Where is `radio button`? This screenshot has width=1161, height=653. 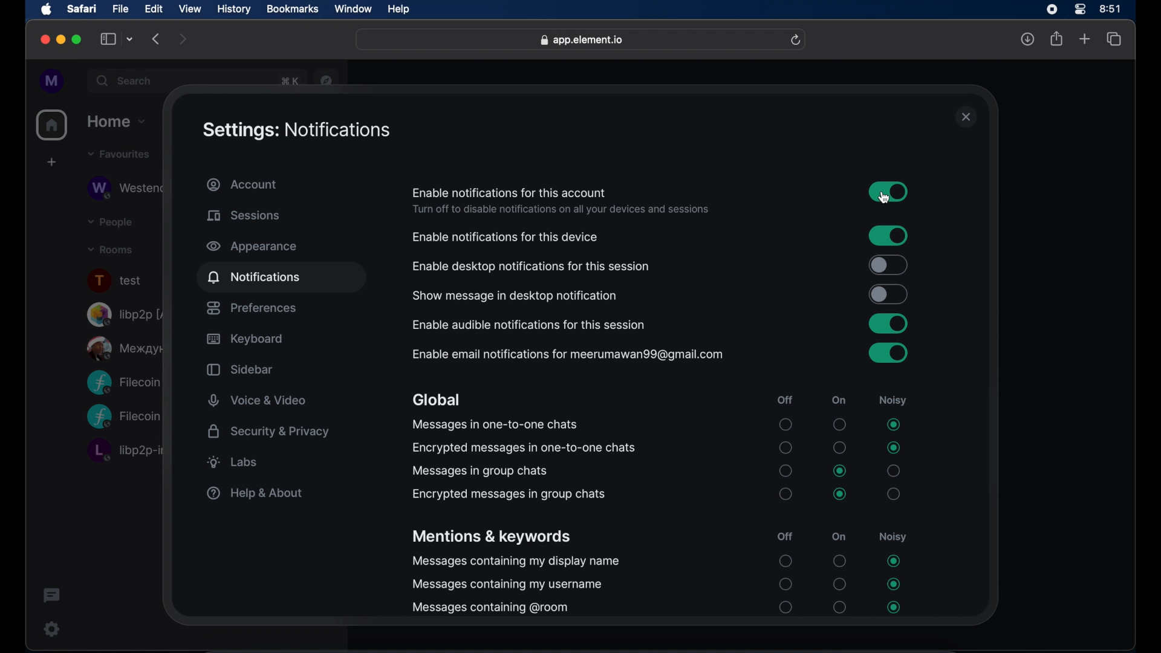 radio button is located at coordinates (893, 448).